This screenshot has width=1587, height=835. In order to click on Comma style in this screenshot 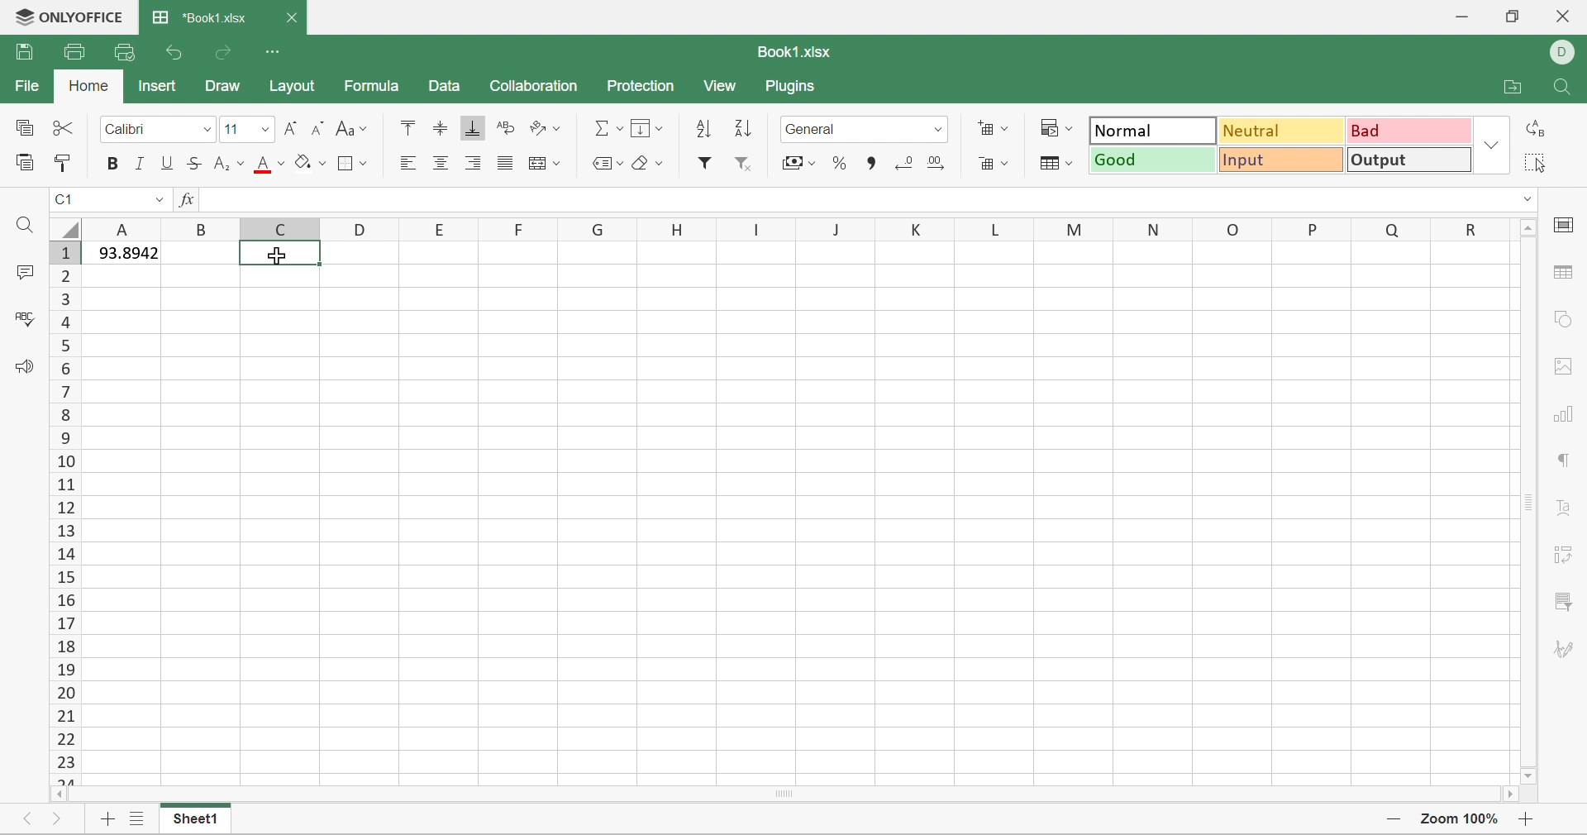, I will do `click(868, 162)`.